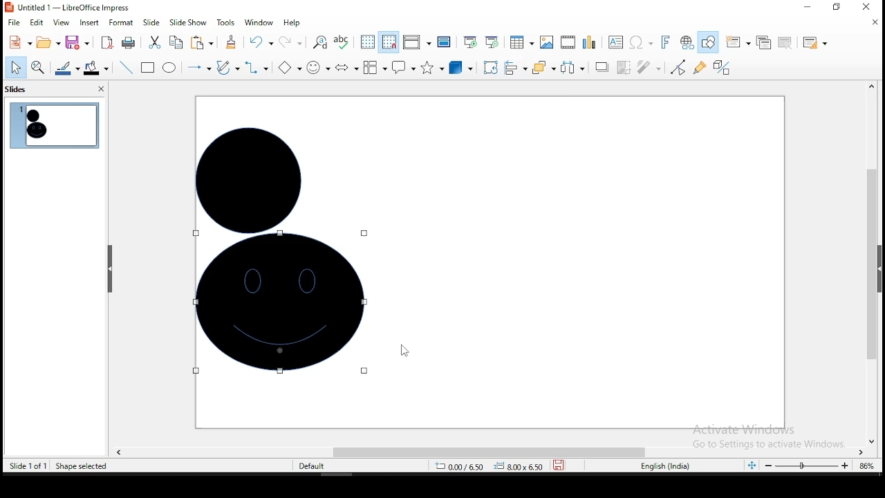  Describe the element at coordinates (68, 8) in the screenshot. I see `icon and filename` at that location.